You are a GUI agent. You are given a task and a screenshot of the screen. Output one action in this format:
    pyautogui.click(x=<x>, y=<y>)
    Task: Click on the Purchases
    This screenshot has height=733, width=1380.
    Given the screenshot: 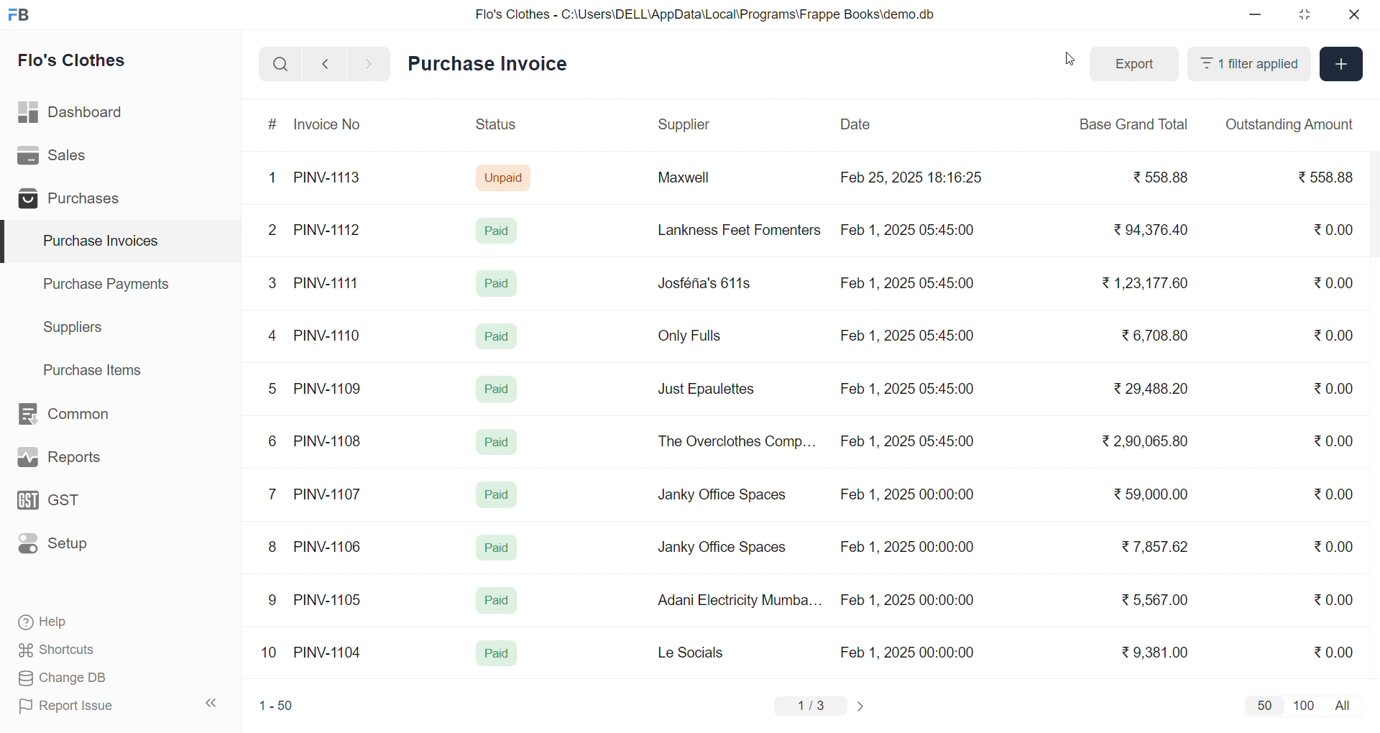 What is the action you would take?
    pyautogui.click(x=74, y=200)
    